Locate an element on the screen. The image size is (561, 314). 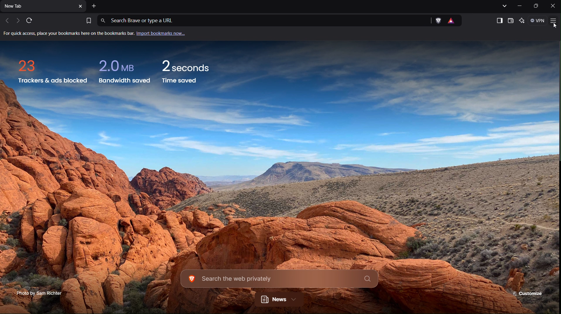
Photo Credit is located at coordinates (39, 293).